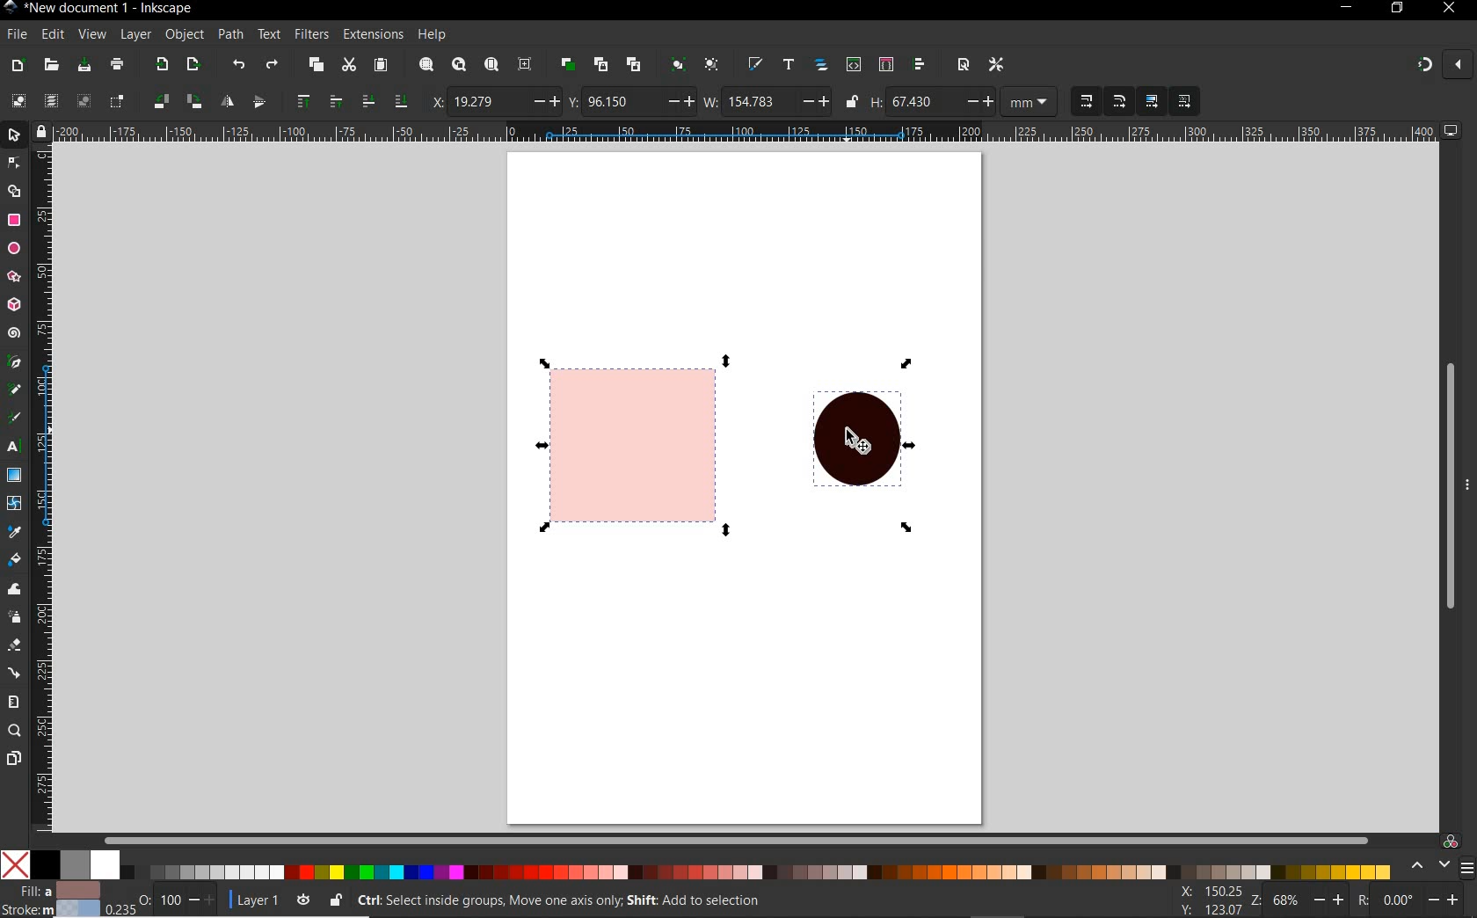  I want to click on mesh tool, so click(14, 503).